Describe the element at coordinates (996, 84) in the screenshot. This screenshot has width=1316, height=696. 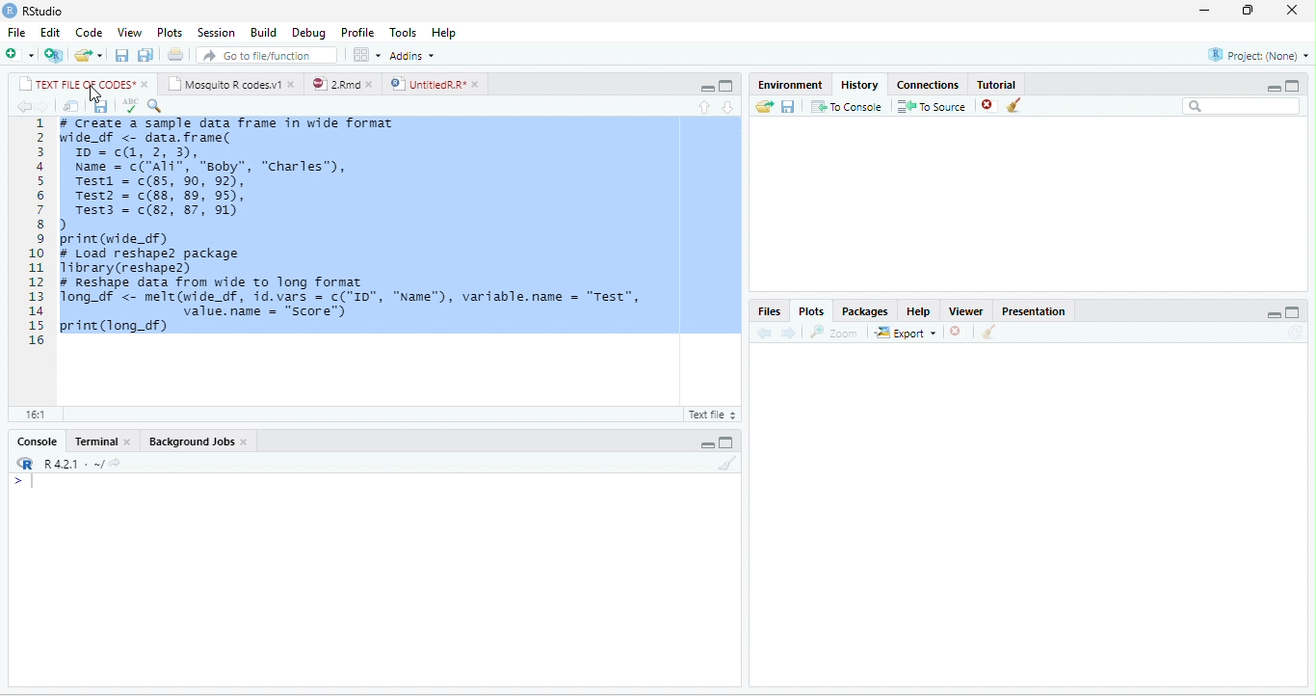
I see `Tutorial` at that location.